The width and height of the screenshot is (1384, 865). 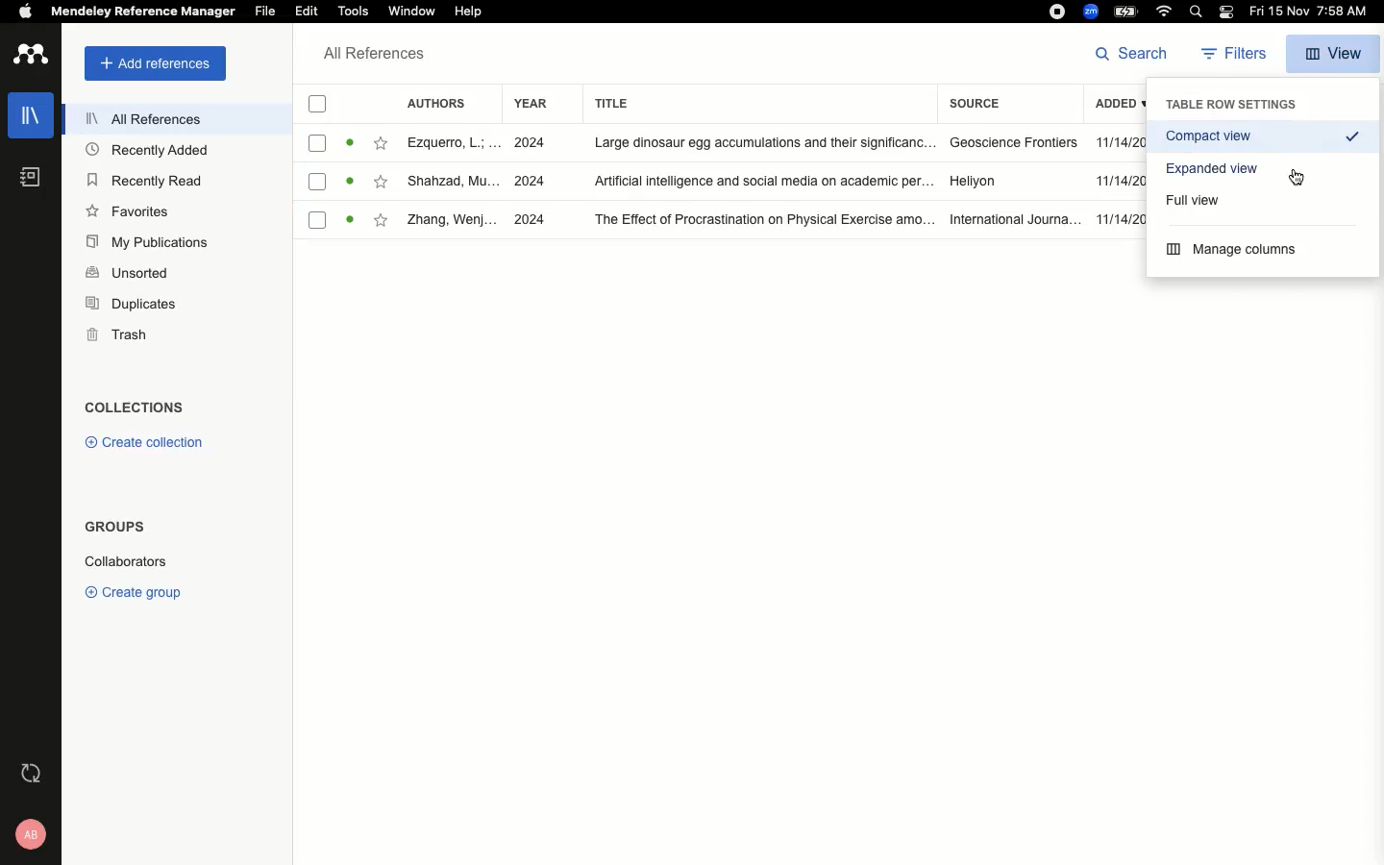 I want to click on Apple logo, so click(x=18, y=11).